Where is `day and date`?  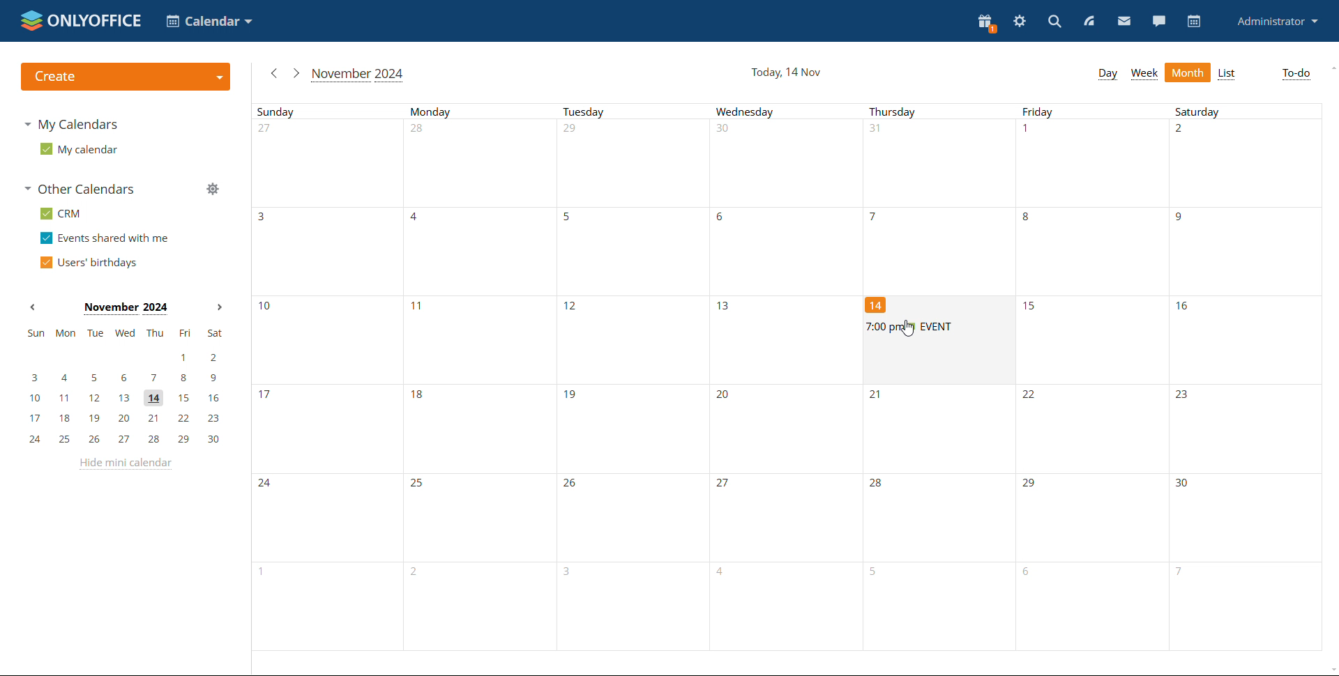
day and date is located at coordinates (787, 72).